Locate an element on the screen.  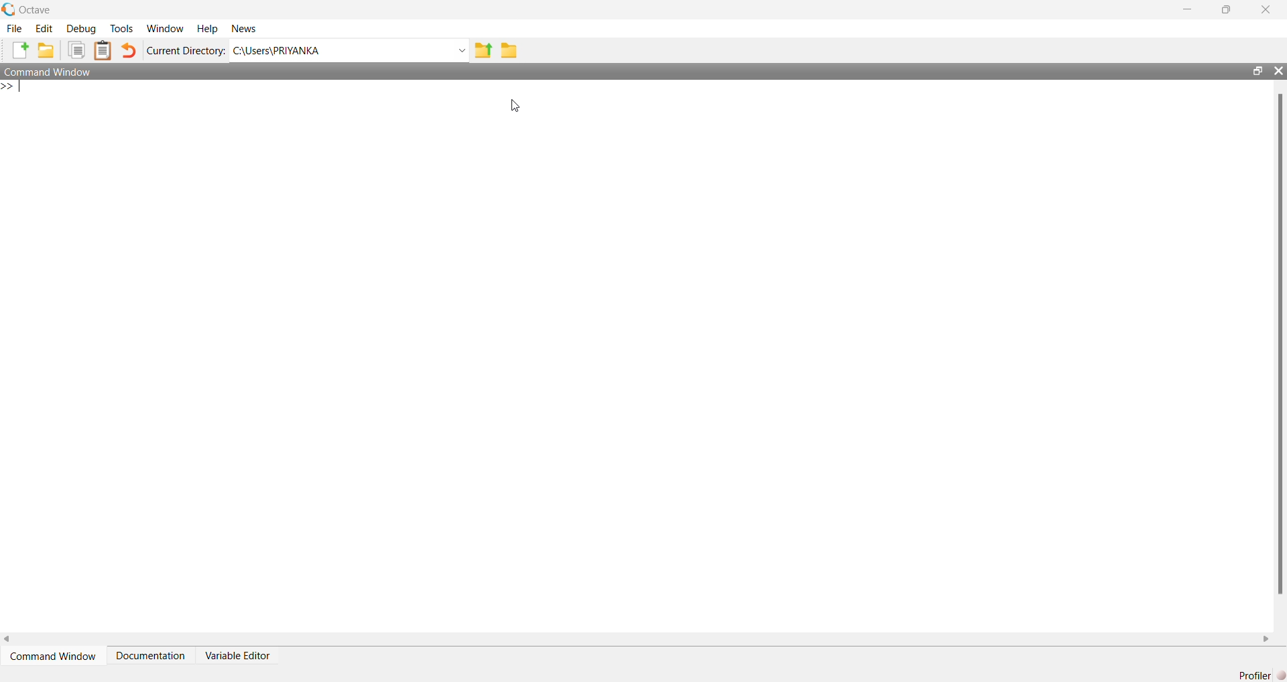
>> is located at coordinates (12, 87).